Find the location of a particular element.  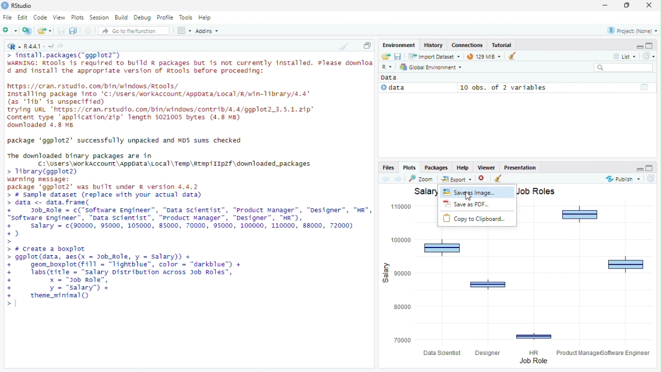

Session is located at coordinates (100, 18).